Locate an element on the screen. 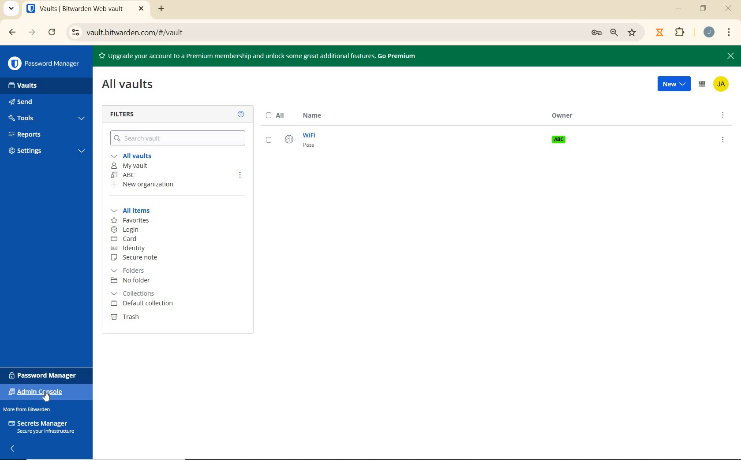 The height and width of the screenshot is (460, 741). ADD TAB is located at coordinates (160, 10).